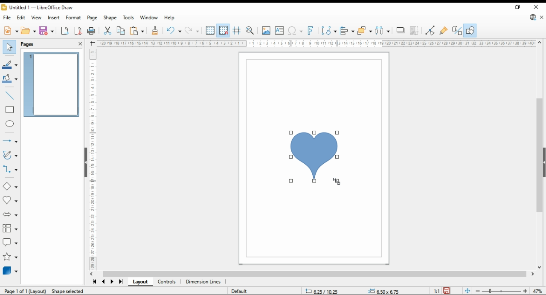  What do you see at coordinates (311, 31) in the screenshot?
I see `insert fontworks text` at bounding box center [311, 31].